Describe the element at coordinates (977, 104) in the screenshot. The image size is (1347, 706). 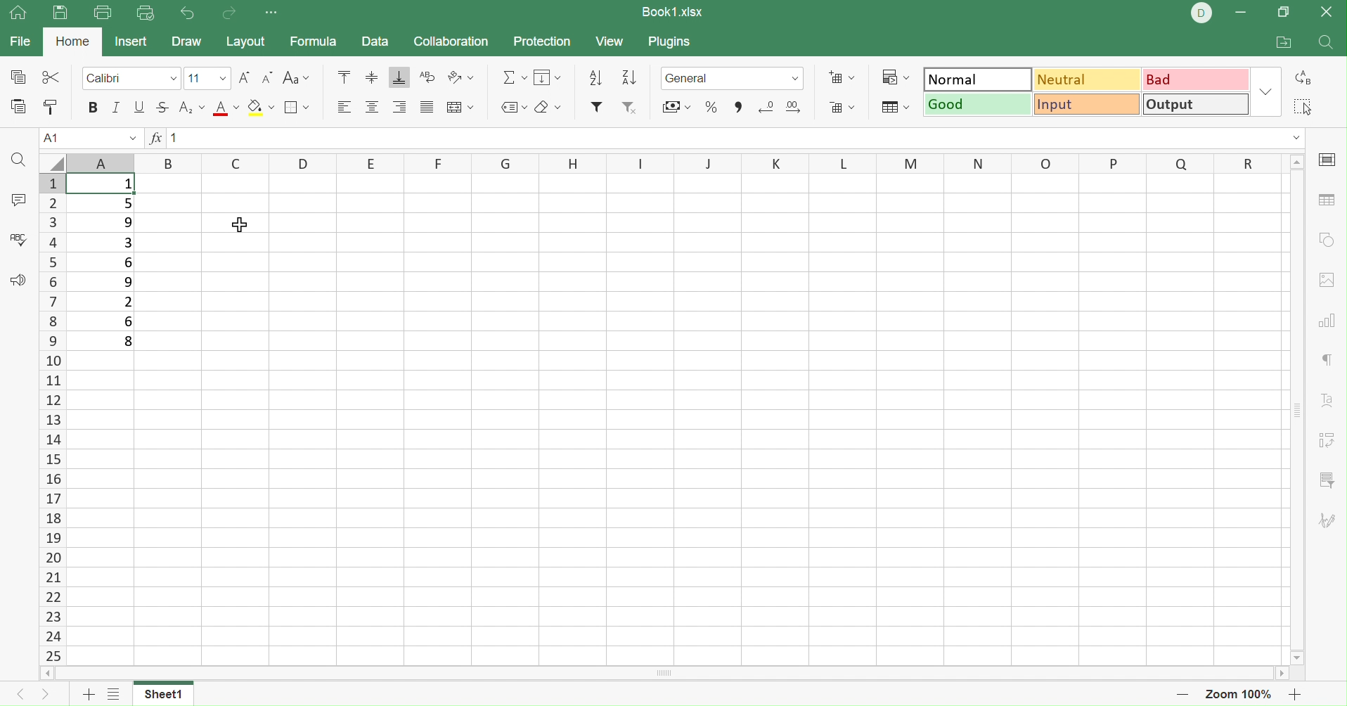
I see `Good` at that location.